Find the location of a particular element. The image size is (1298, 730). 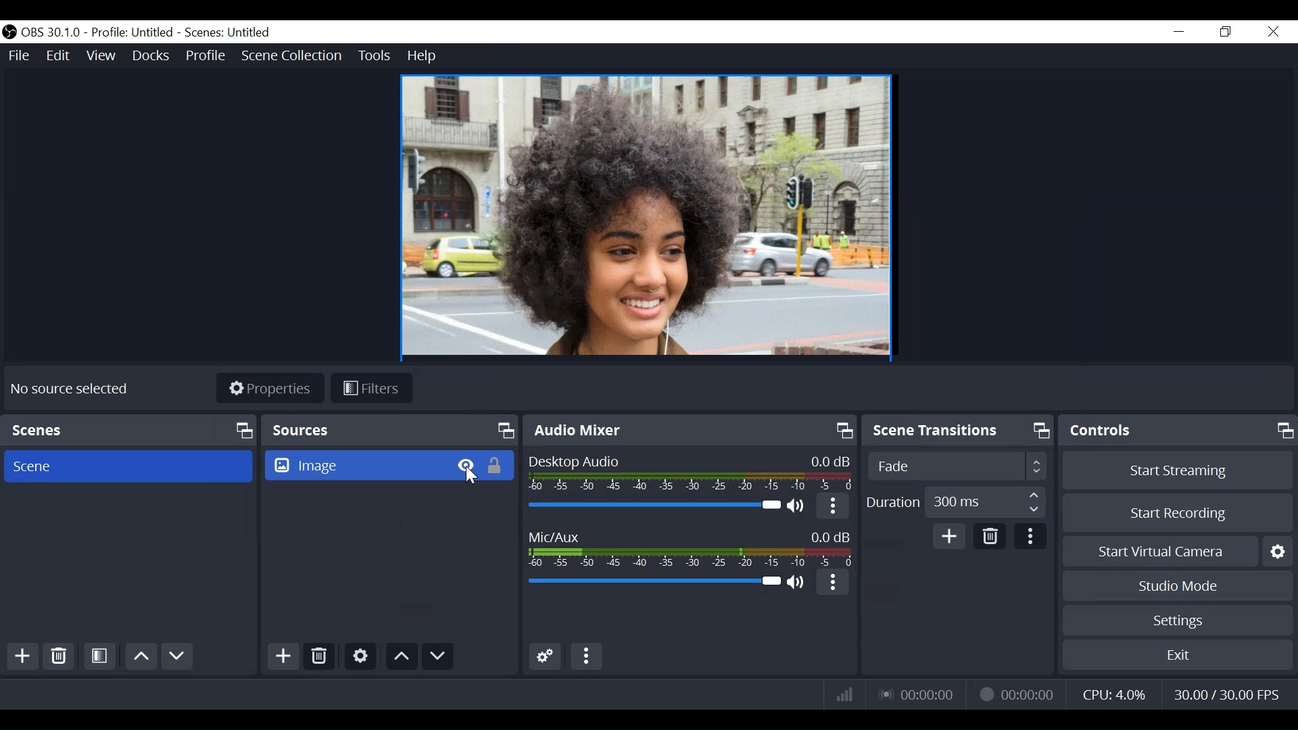

CPU Usage is located at coordinates (1114, 696).